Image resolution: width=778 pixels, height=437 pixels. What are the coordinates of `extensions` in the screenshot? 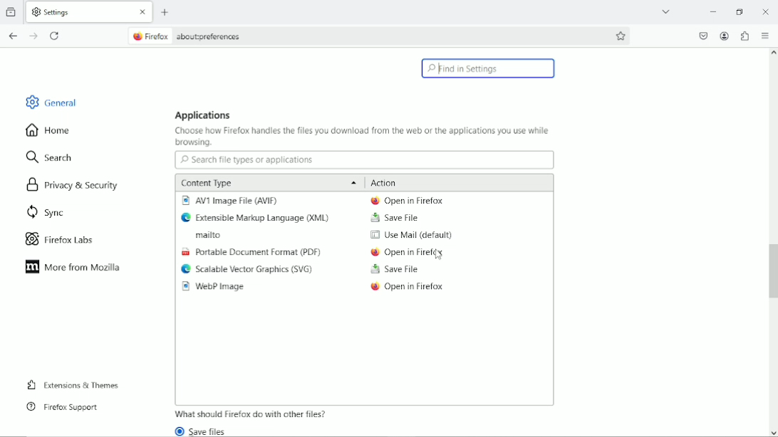 It's located at (745, 36).